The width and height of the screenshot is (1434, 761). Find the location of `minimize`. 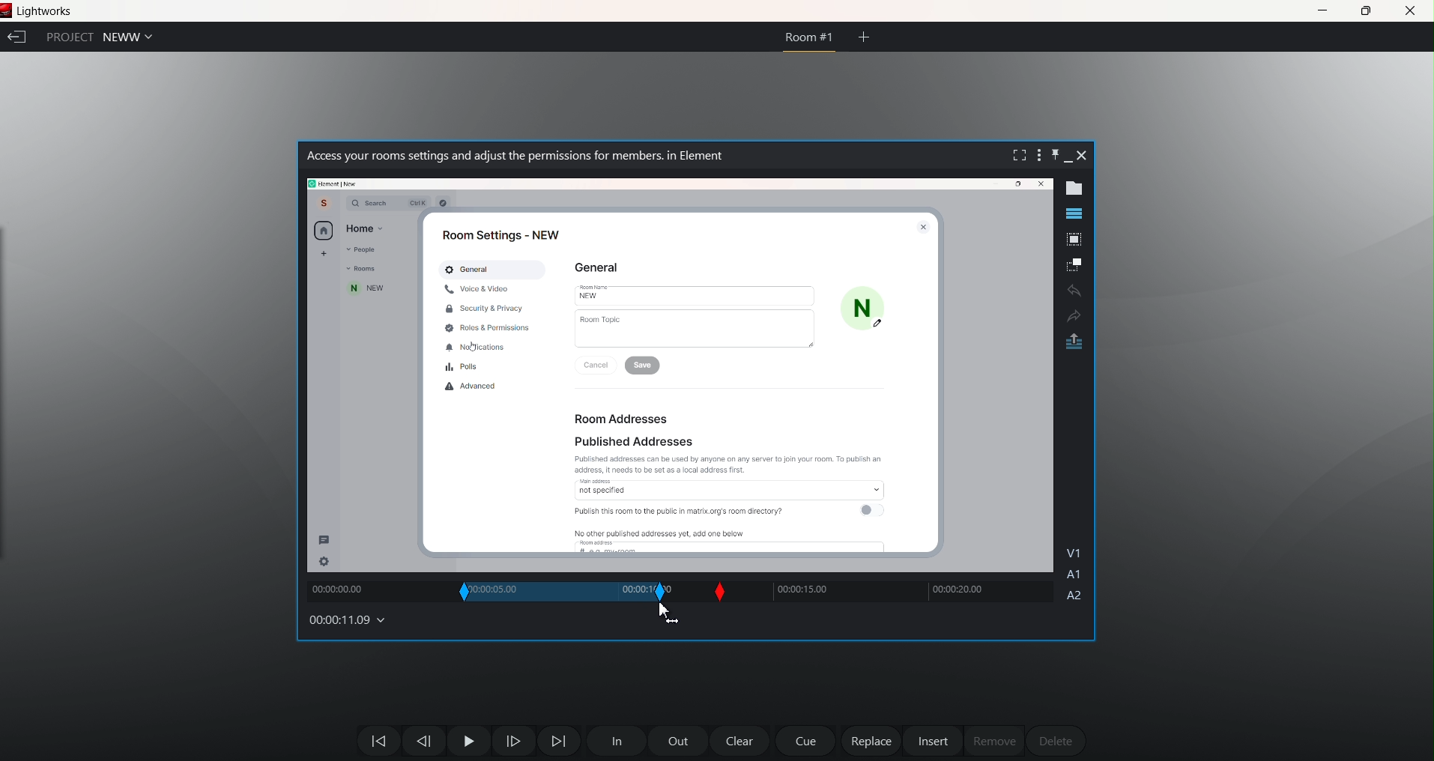

minimize is located at coordinates (1323, 10).